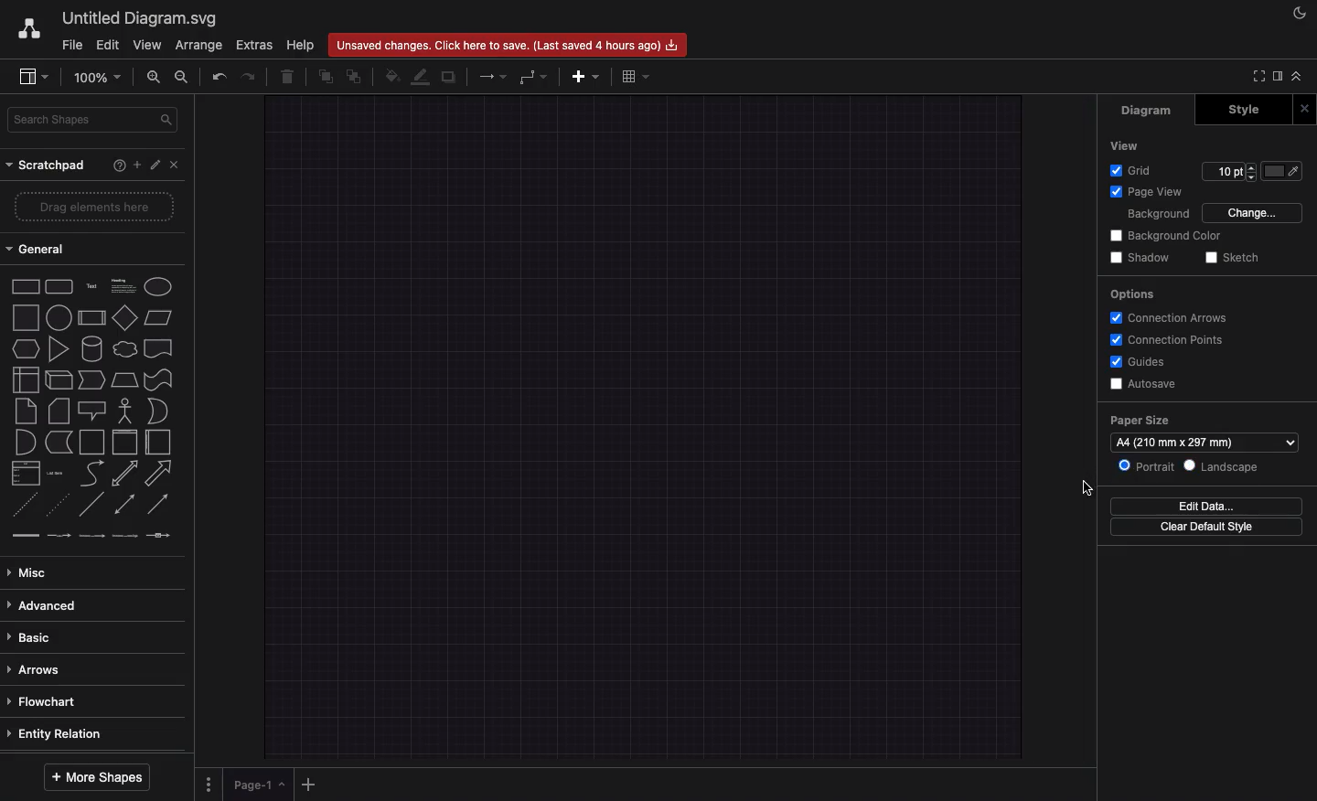 The width and height of the screenshot is (1317, 801). What do you see at coordinates (1206, 507) in the screenshot?
I see `Edit data` at bounding box center [1206, 507].